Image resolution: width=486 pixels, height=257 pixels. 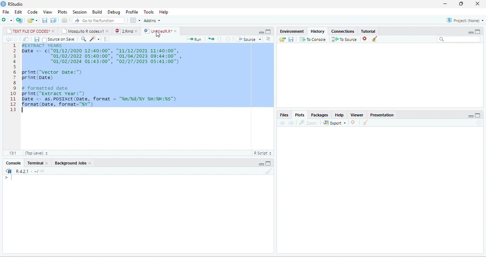 What do you see at coordinates (461, 4) in the screenshot?
I see `resize` at bounding box center [461, 4].